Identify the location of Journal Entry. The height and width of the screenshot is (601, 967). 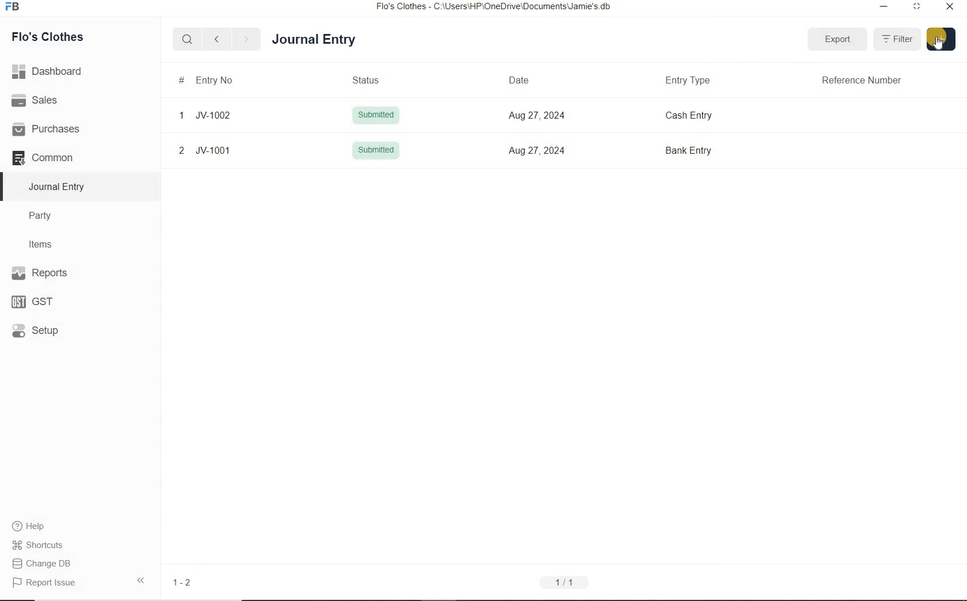
(58, 187).